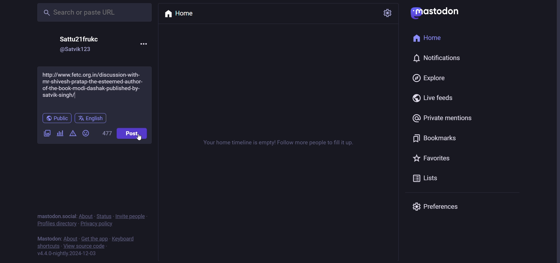  I want to click on profiles, so click(57, 224).